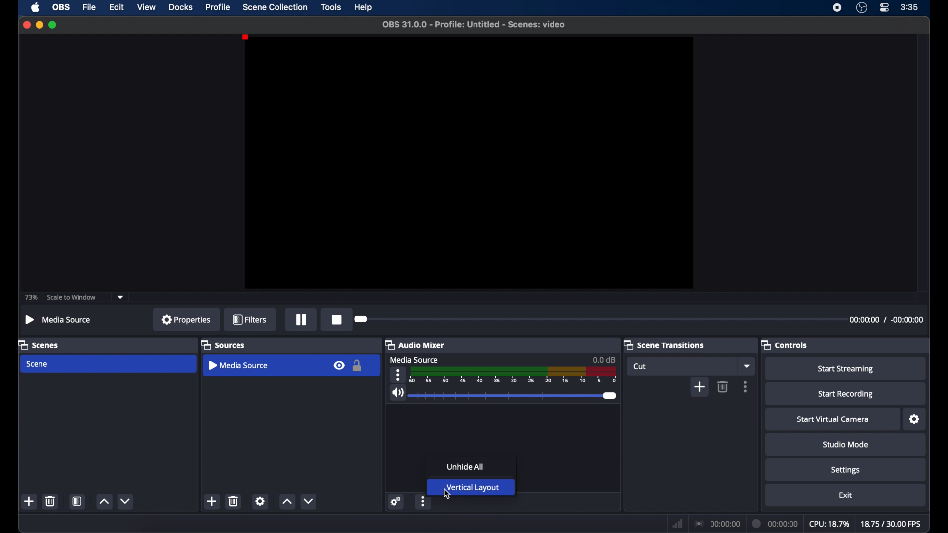 Image resolution: width=948 pixels, height=533 pixels. I want to click on controls, so click(785, 344).